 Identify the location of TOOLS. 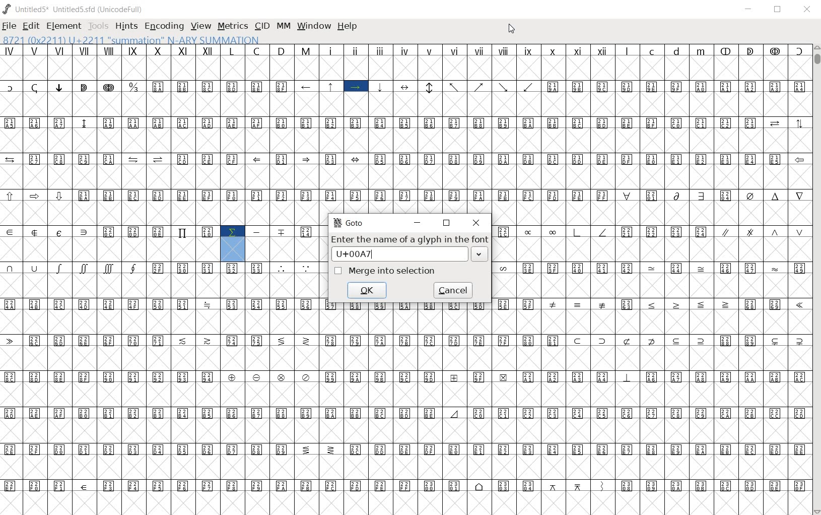
(98, 26).